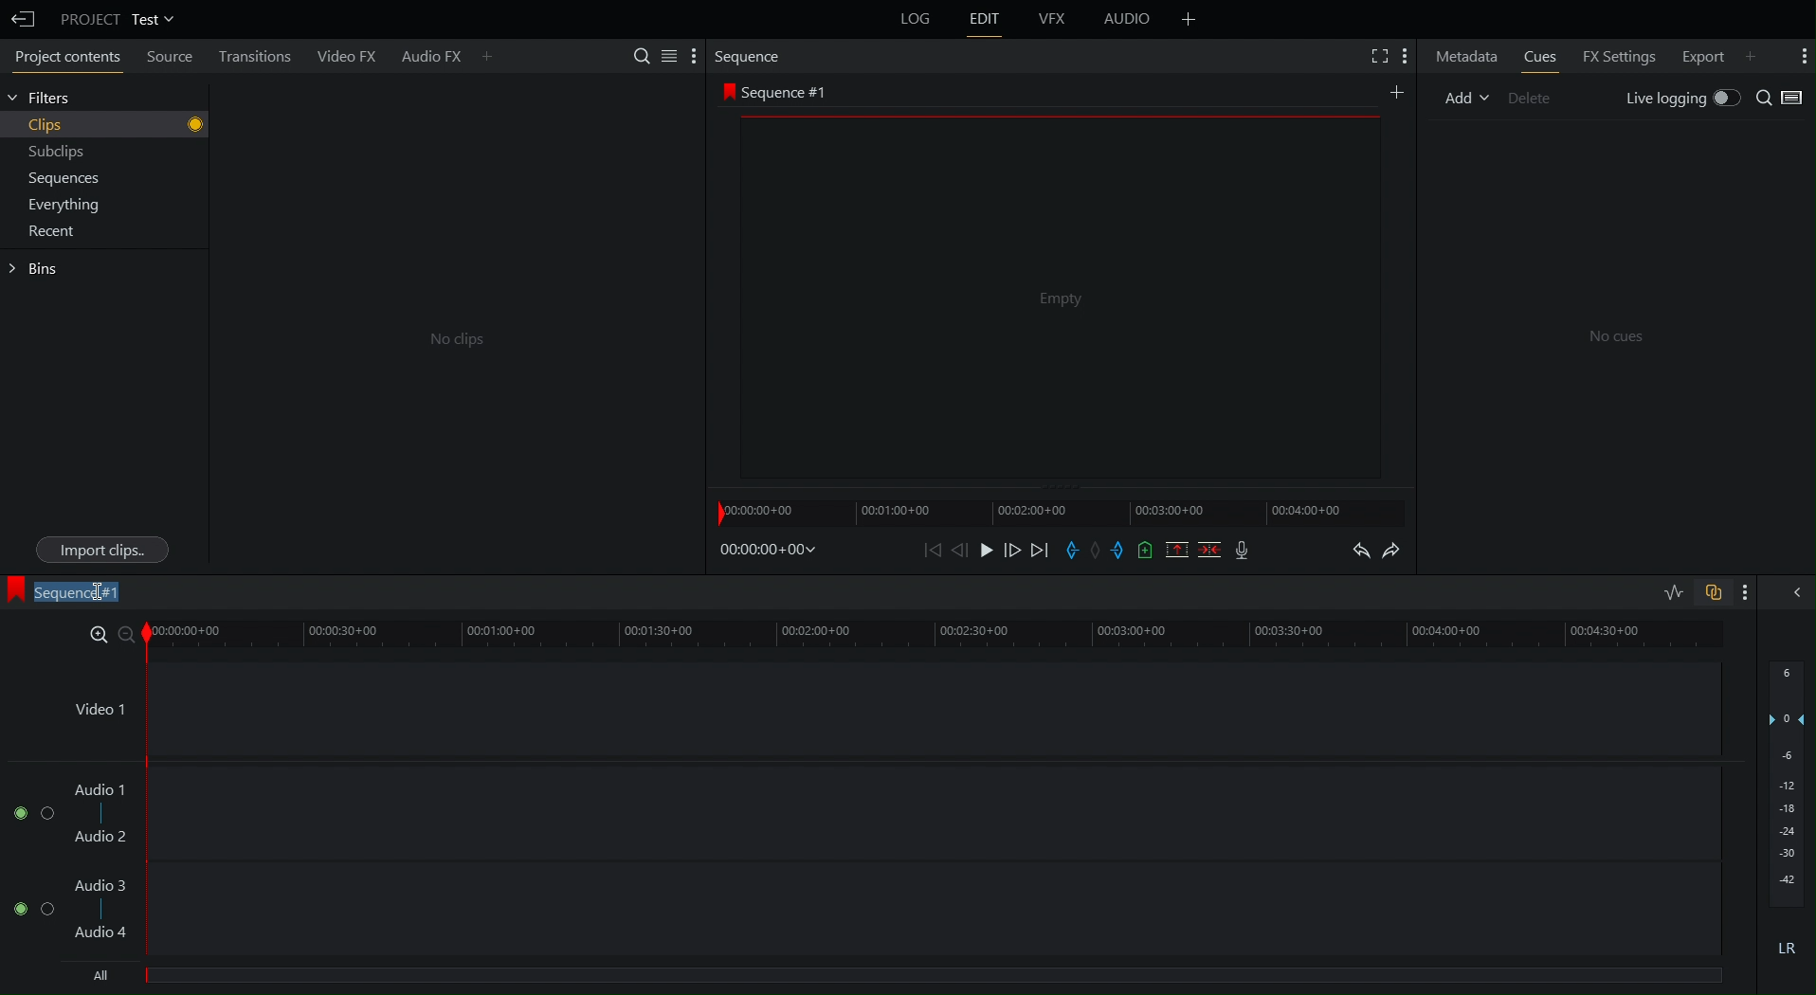 Image resolution: width=1816 pixels, height=995 pixels. Describe the element at coordinates (52, 151) in the screenshot. I see `Subclips` at that location.